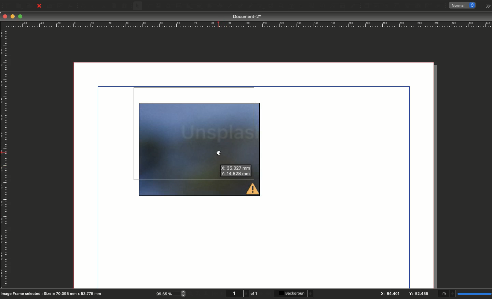  Describe the element at coordinates (366, 6) in the screenshot. I see `PDF push button` at that location.